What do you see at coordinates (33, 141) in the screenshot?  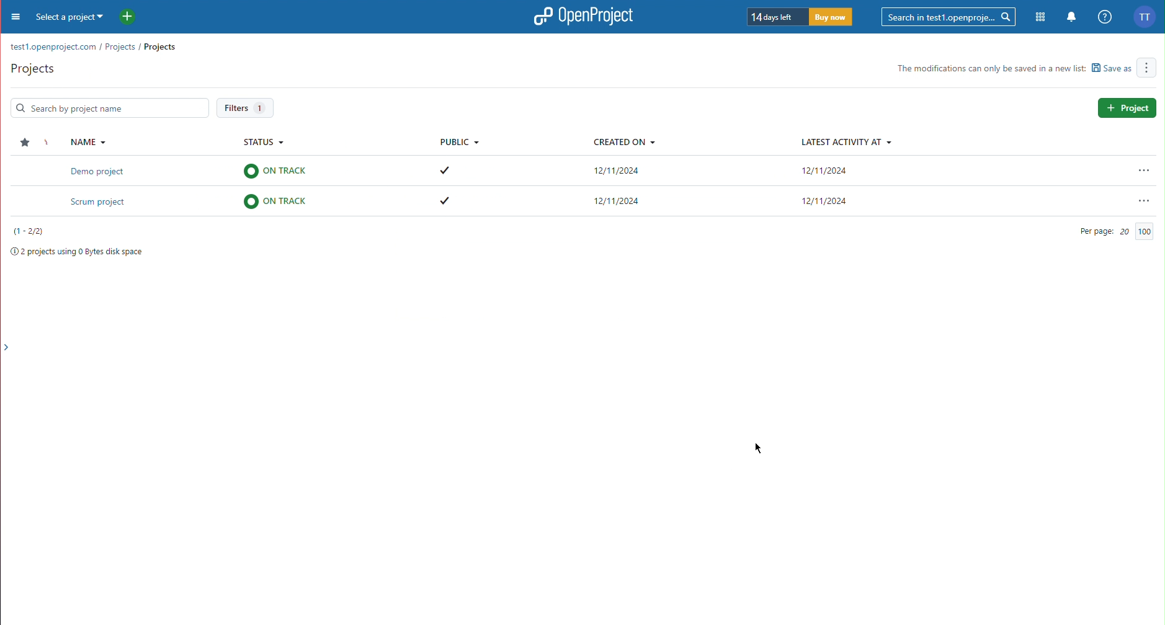 I see `Star` at bounding box center [33, 141].